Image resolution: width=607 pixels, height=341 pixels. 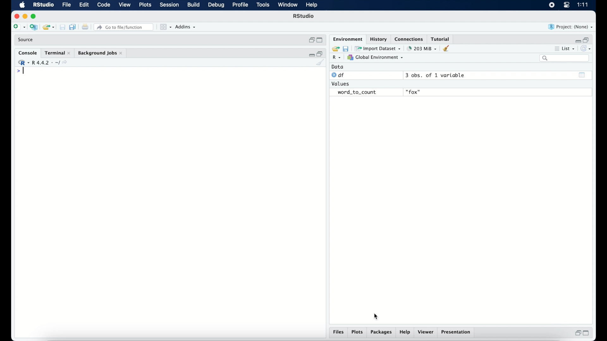 I want to click on files, so click(x=340, y=332).